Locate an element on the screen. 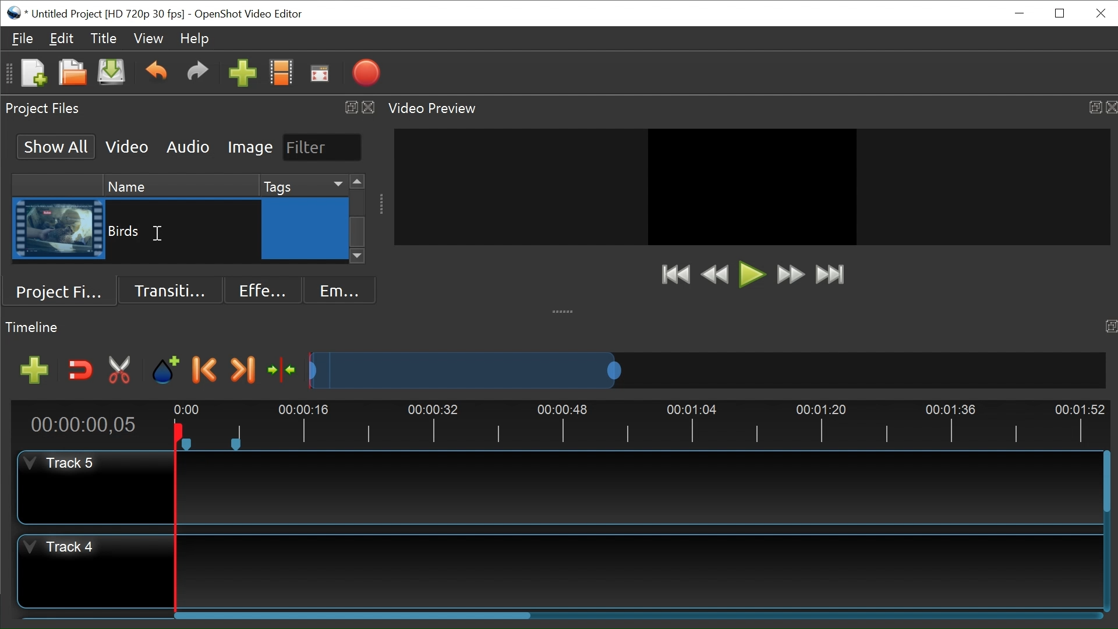 This screenshot has width=1118, height=629. Project Name is located at coordinates (111, 13).